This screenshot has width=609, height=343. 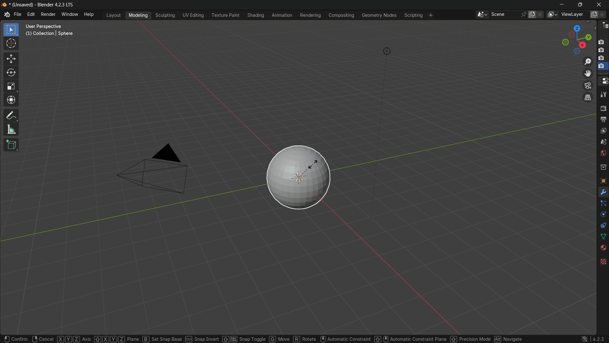 What do you see at coordinates (603, 261) in the screenshot?
I see `texture` at bounding box center [603, 261].